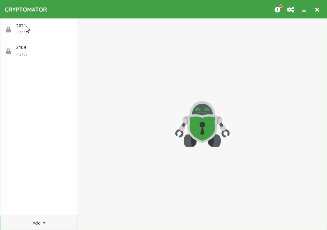  I want to click on Cryptomator , so click(27, 10).